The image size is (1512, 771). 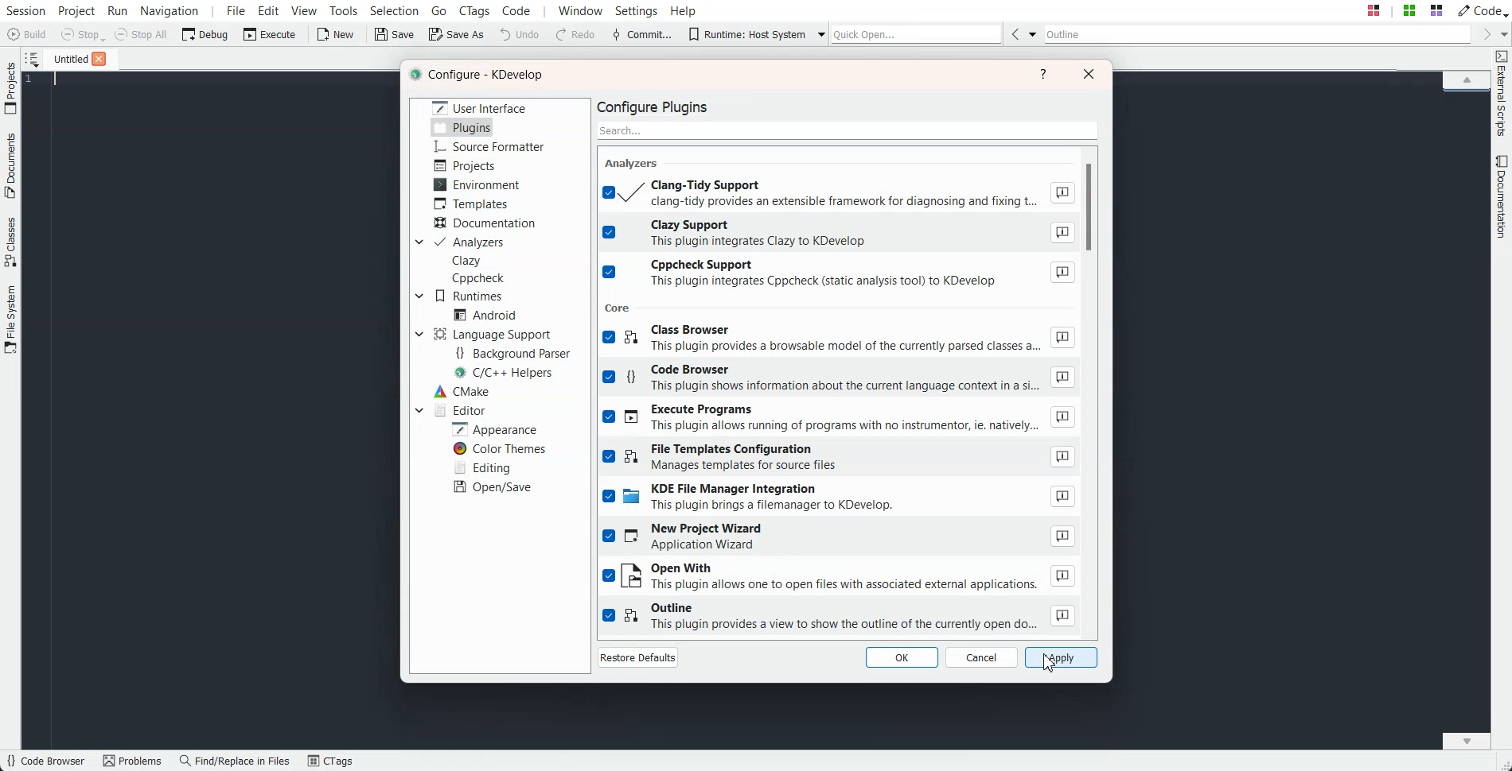 What do you see at coordinates (205, 33) in the screenshot?
I see `Debug` at bounding box center [205, 33].